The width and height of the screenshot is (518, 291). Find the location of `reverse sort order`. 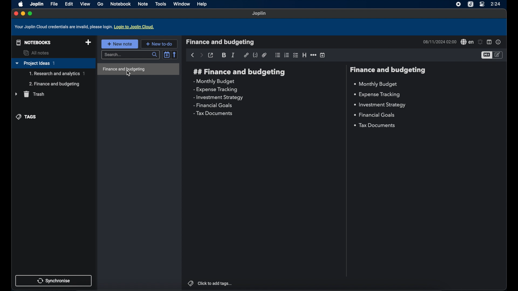

reverse sort order is located at coordinates (175, 54).